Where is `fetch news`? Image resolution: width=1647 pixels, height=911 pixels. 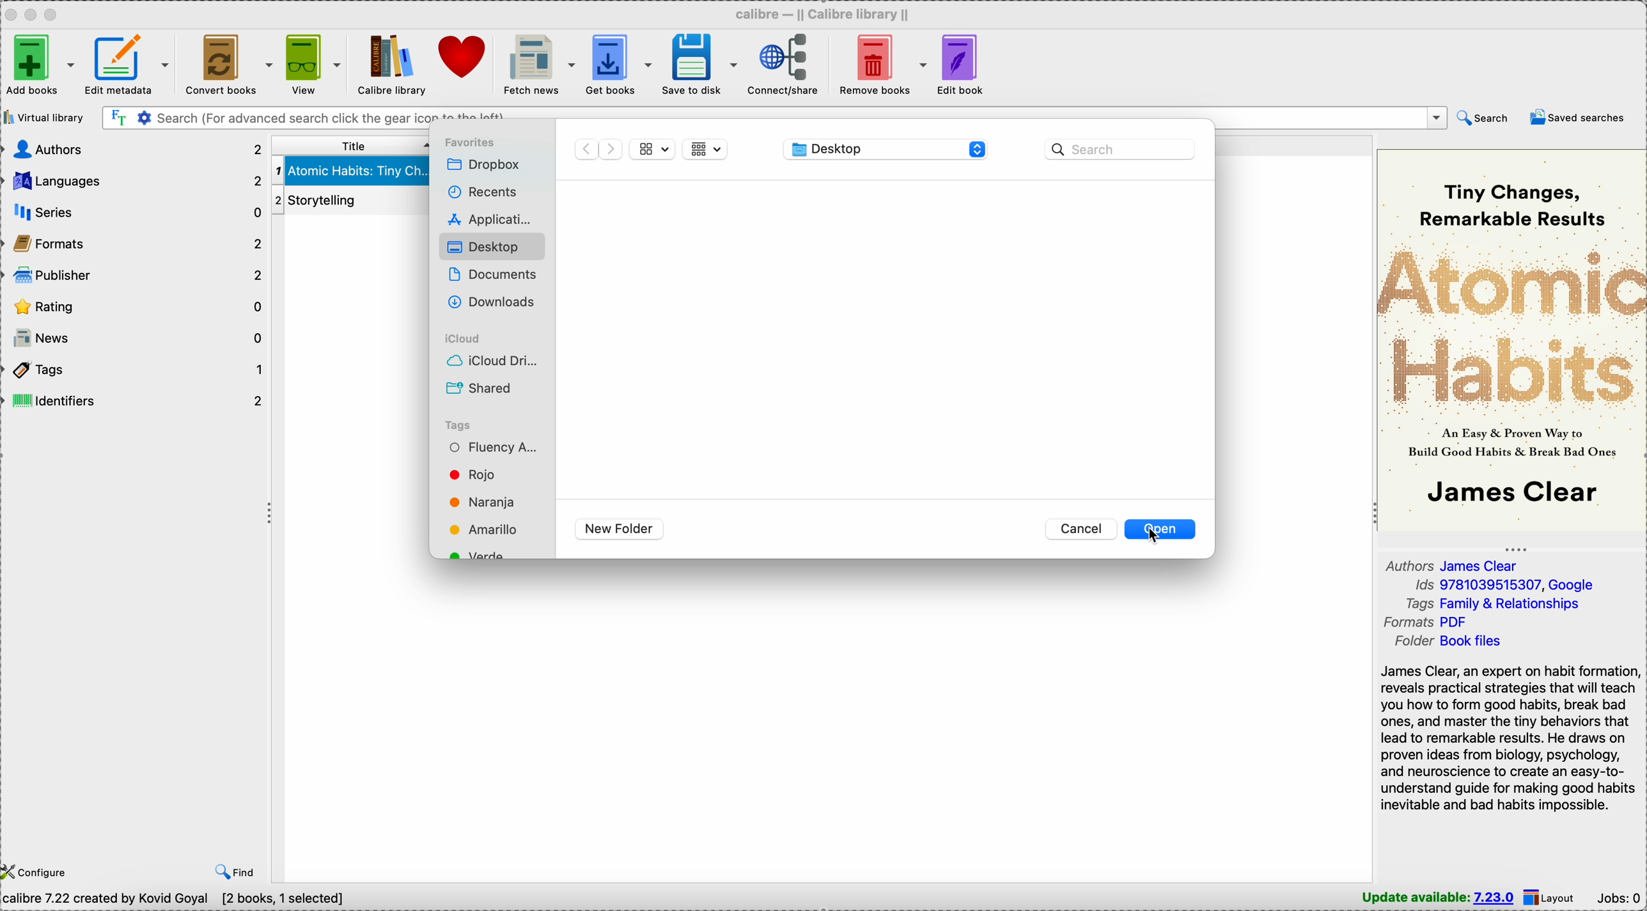 fetch news is located at coordinates (536, 63).